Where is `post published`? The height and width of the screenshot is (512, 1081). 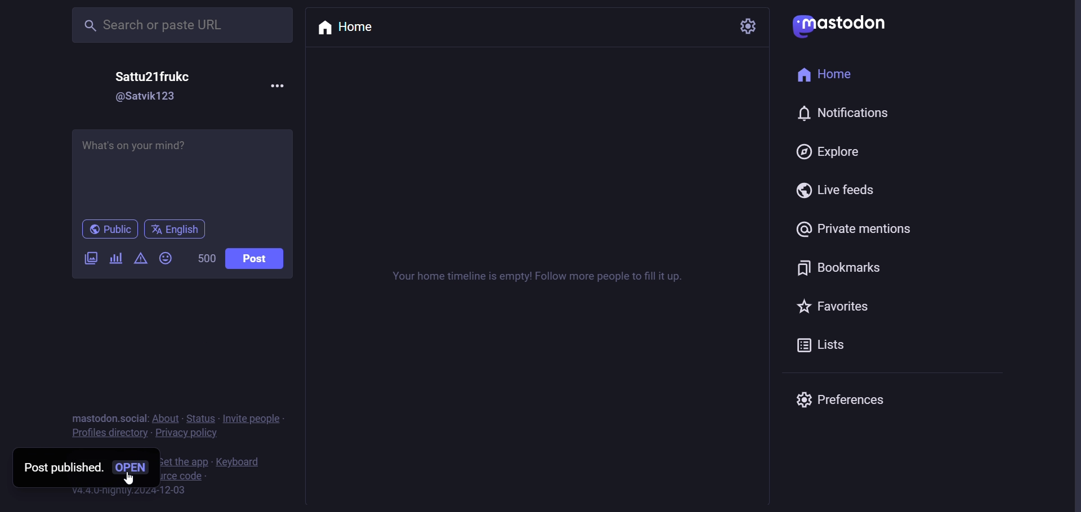 post published is located at coordinates (61, 468).